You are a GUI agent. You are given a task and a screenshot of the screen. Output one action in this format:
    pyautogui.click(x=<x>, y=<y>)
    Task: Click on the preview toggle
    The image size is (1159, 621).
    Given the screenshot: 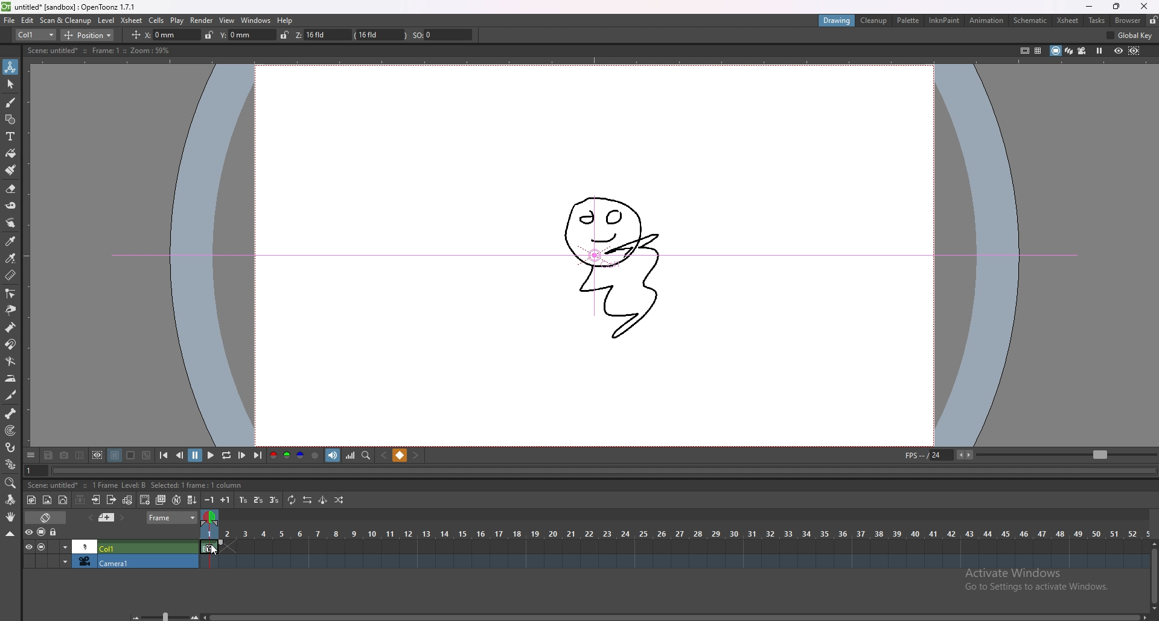 What is the action you would take?
    pyautogui.click(x=27, y=532)
    